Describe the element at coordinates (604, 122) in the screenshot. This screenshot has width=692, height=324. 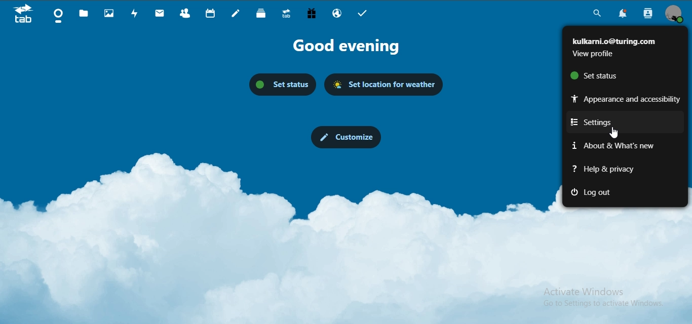
I see `settings` at that location.